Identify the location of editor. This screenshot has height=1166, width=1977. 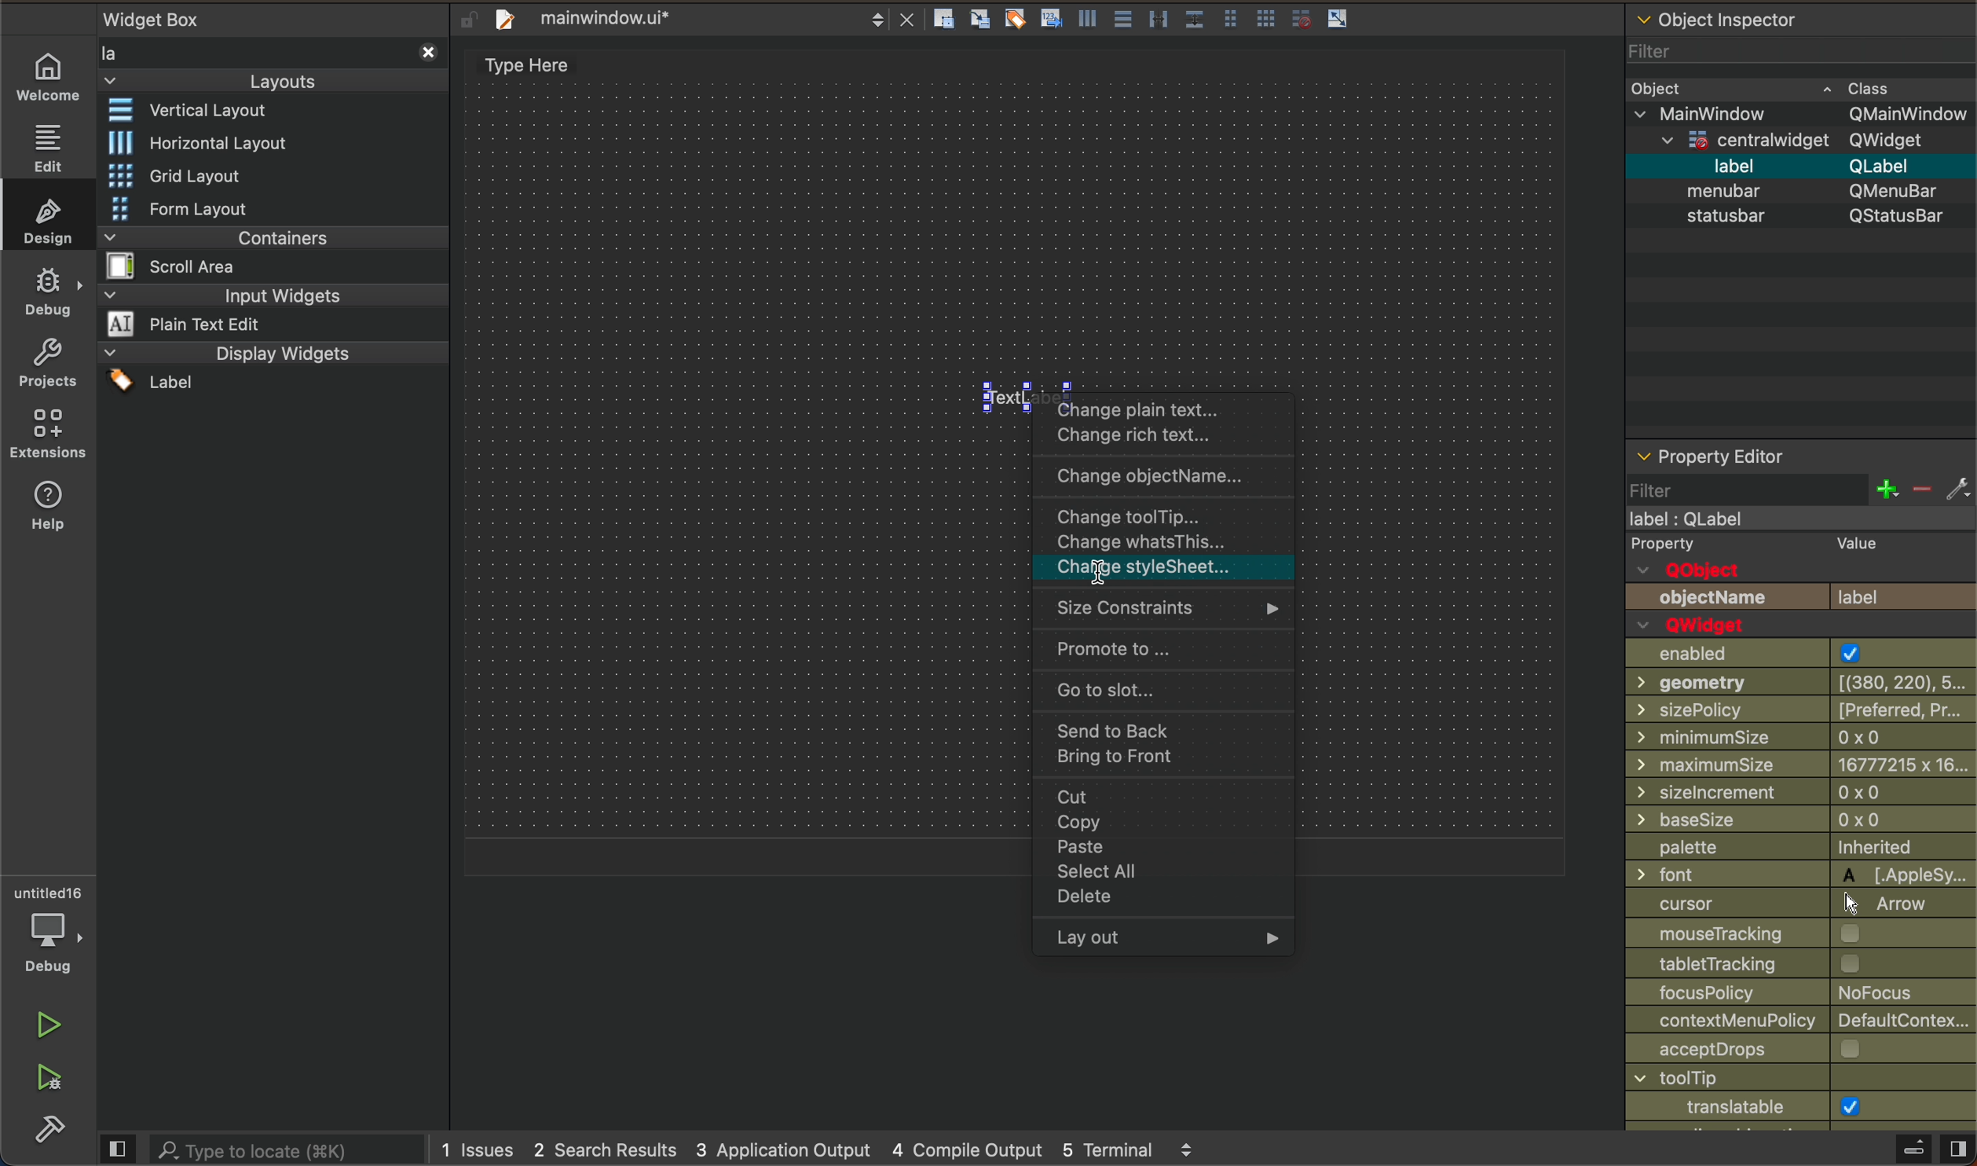
(50, 148).